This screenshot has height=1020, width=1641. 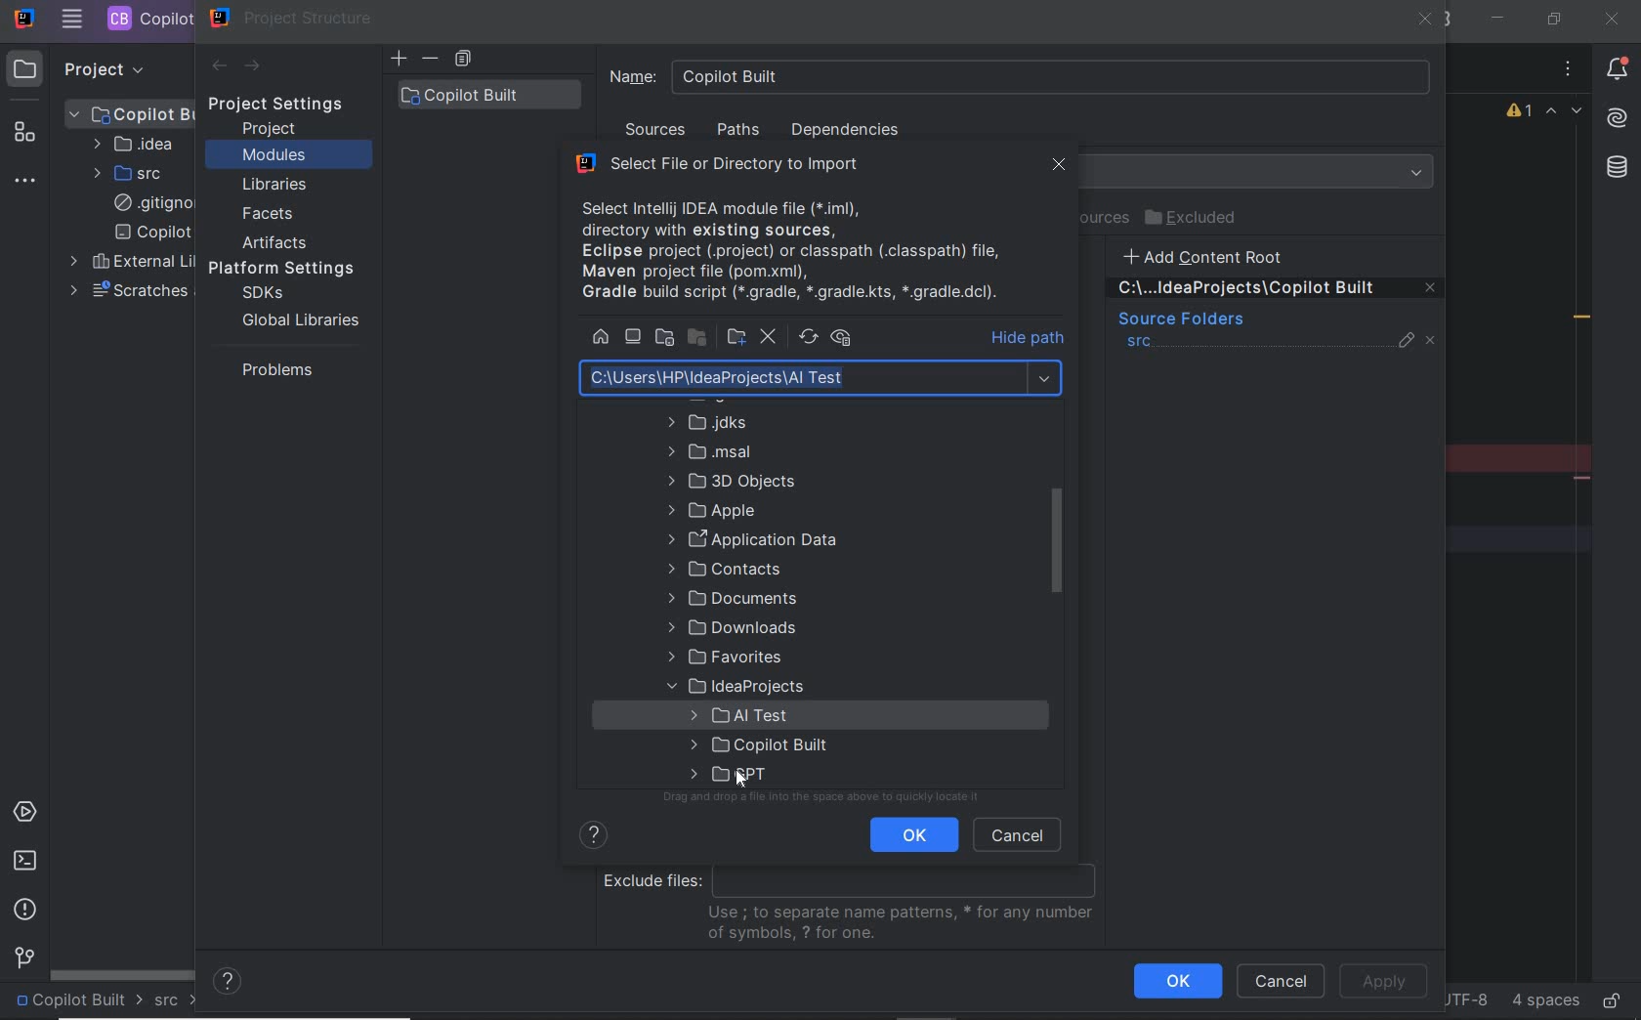 I want to click on PROJECT FILE ANME, so click(x=132, y=113).